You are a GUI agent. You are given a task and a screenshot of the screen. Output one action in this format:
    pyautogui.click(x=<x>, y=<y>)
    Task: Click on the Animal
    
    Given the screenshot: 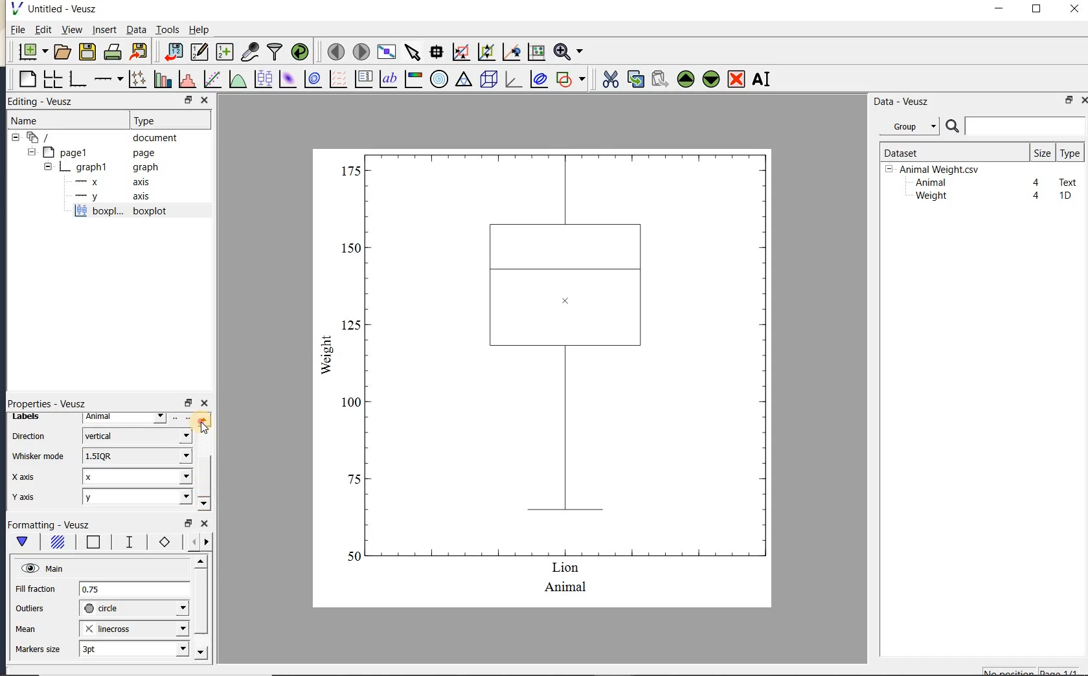 What is the action you would take?
    pyautogui.click(x=125, y=418)
    